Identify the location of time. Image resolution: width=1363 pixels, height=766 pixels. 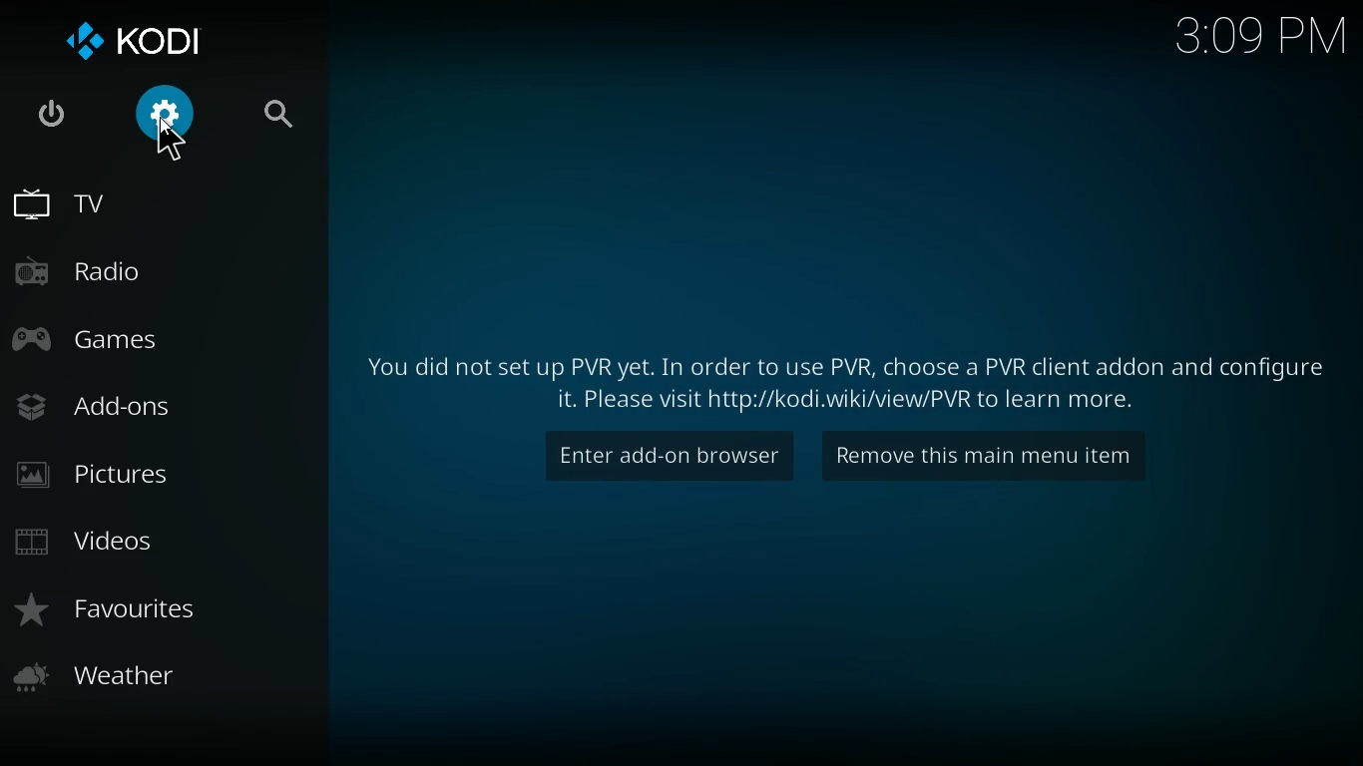
(1255, 38).